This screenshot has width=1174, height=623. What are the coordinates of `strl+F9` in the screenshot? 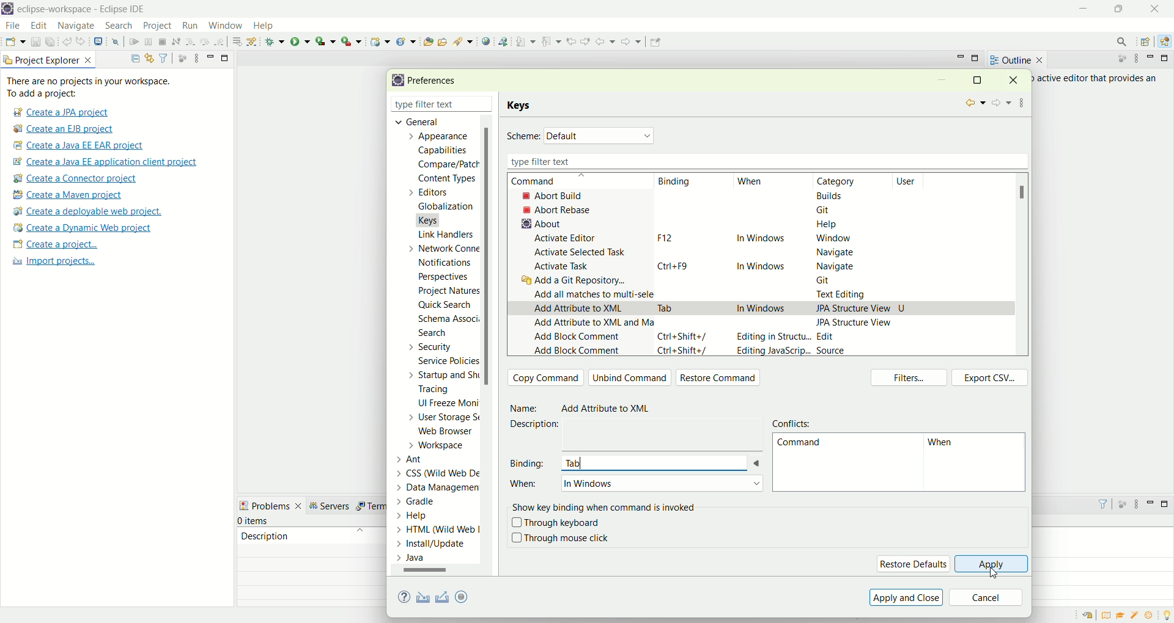 It's located at (677, 266).